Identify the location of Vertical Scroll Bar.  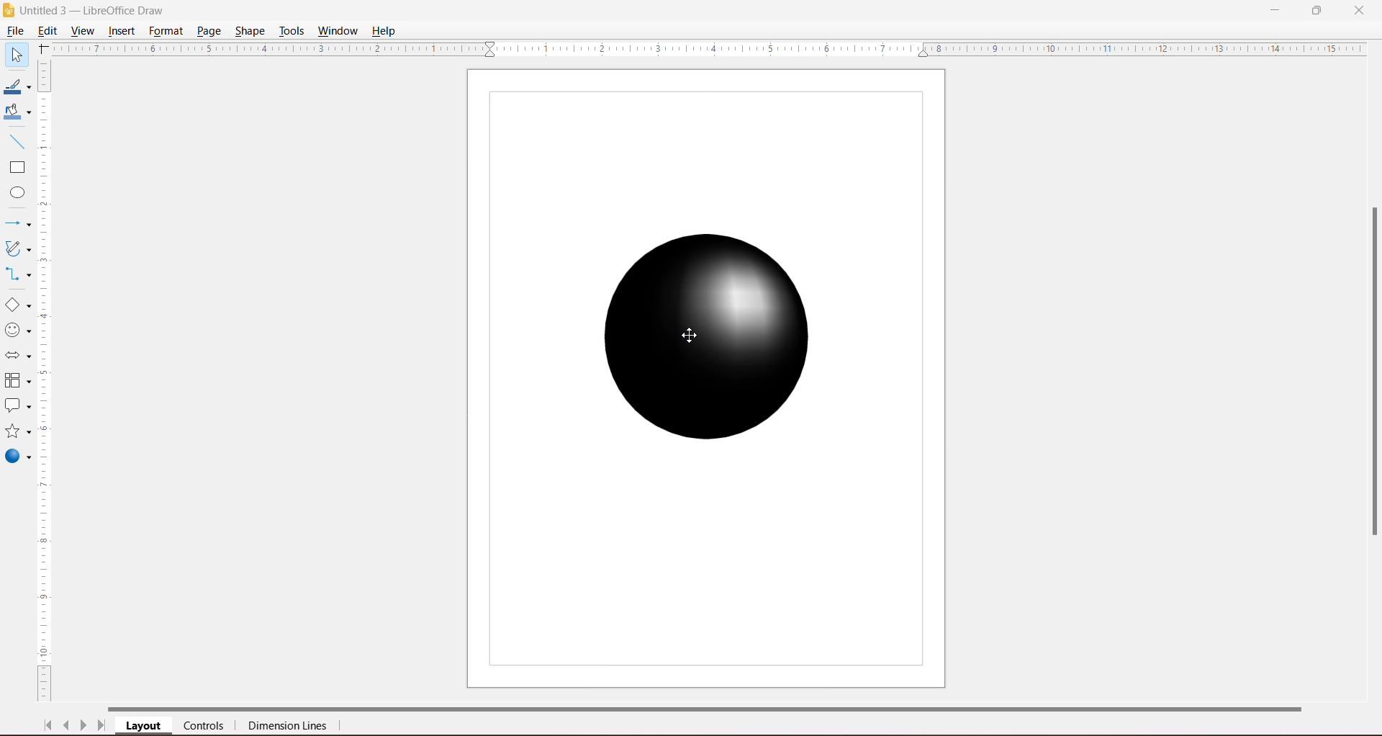
(1370, 372).